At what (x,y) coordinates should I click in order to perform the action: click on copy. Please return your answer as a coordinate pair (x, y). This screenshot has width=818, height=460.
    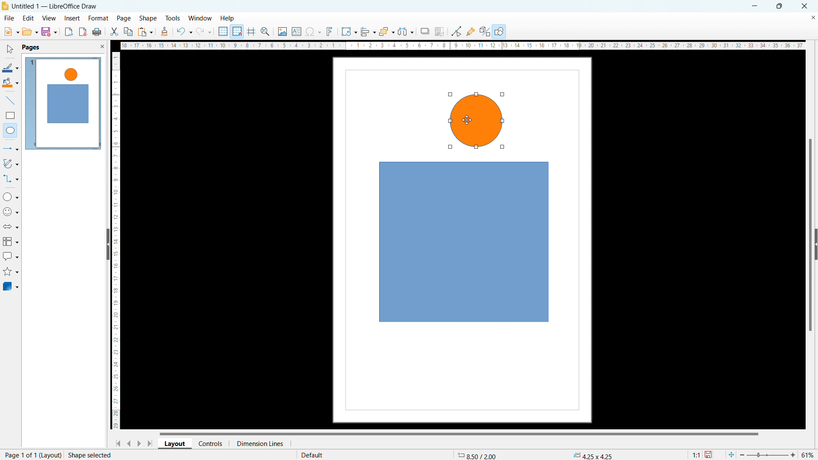
    Looking at the image, I should click on (129, 32).